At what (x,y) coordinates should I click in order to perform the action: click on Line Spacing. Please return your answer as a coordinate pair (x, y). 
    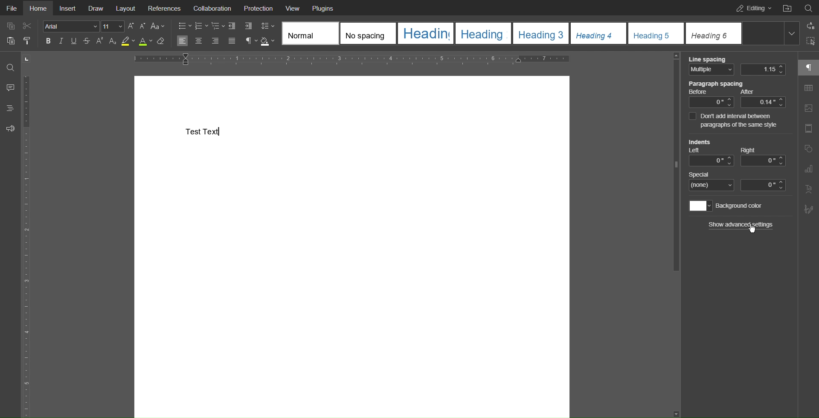
    Looking at the image, I should click on (267, 25).